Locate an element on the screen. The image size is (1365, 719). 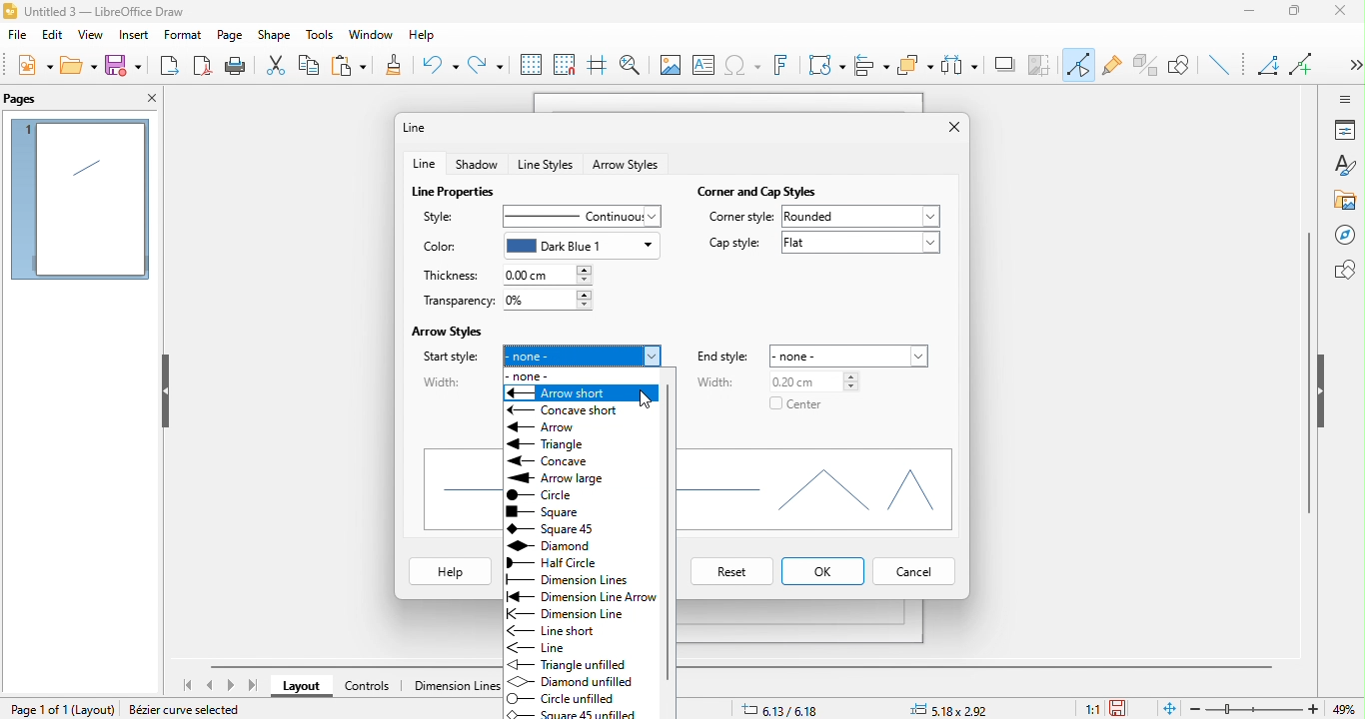
dimension line is located at coordinates (450, 687).